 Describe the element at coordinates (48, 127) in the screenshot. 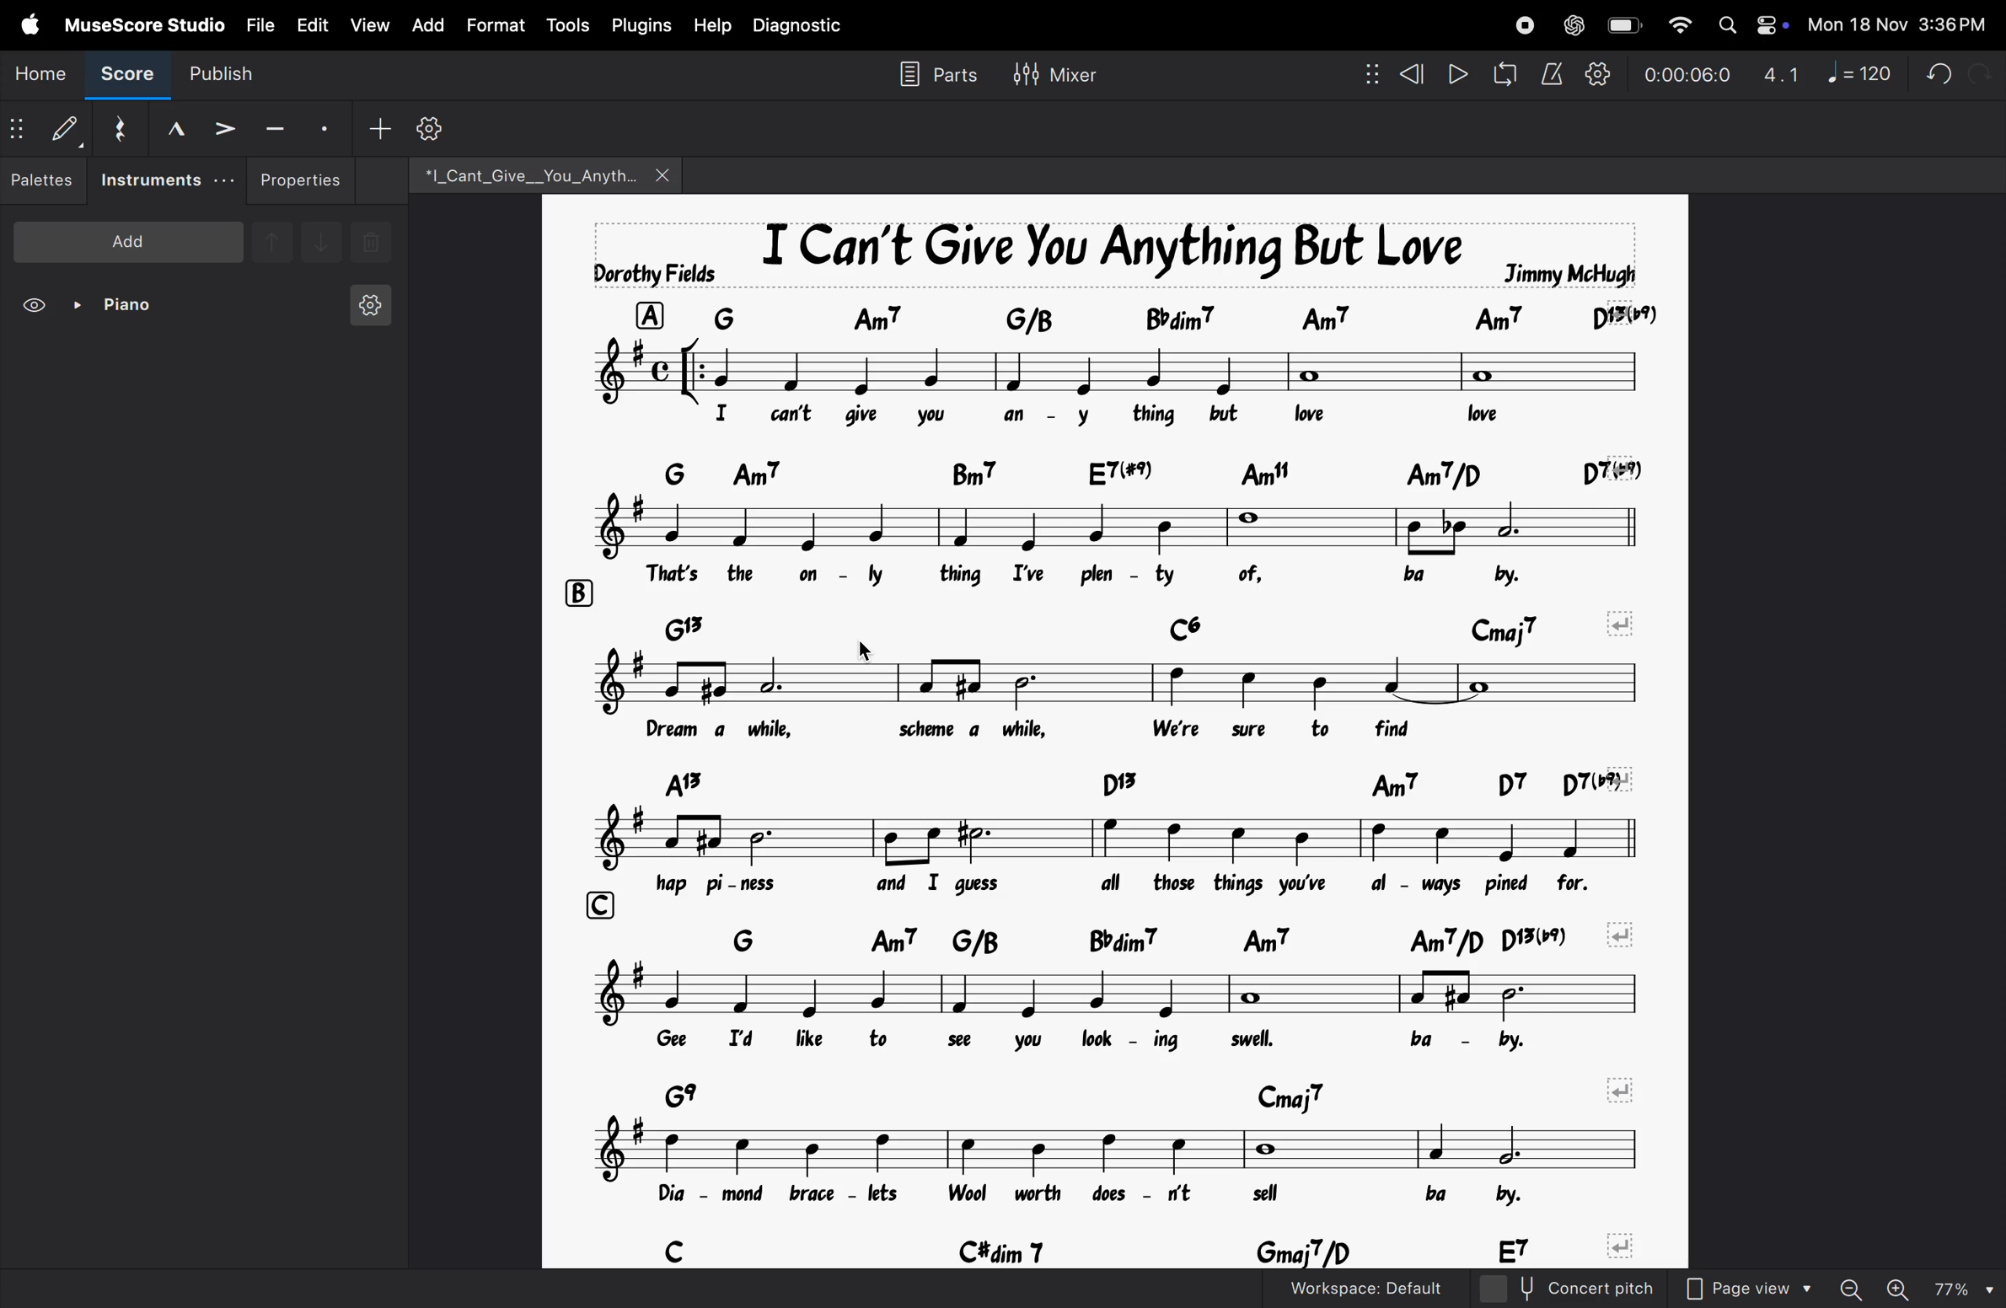

I see ` default` at that location.